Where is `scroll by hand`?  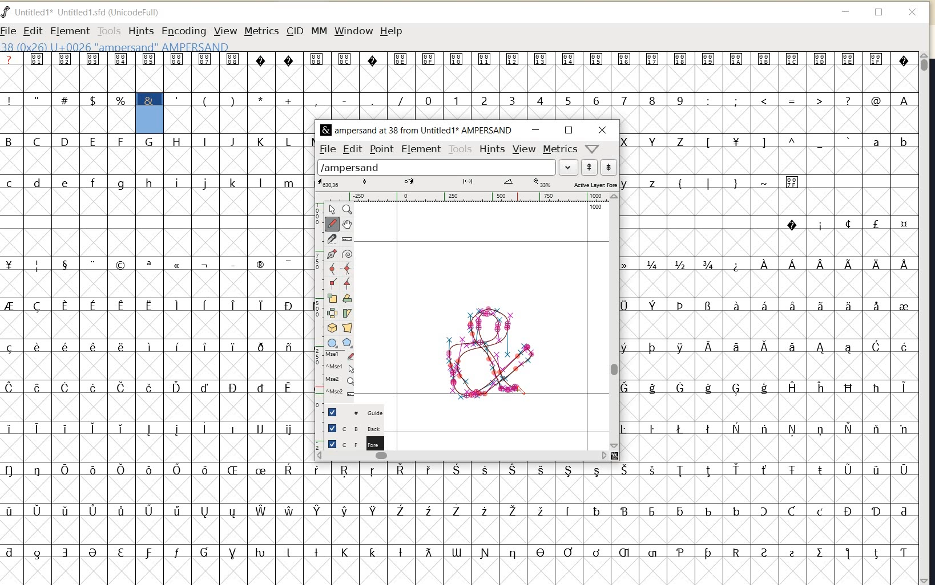 scroll by hand is located at coordinates (347, 225).